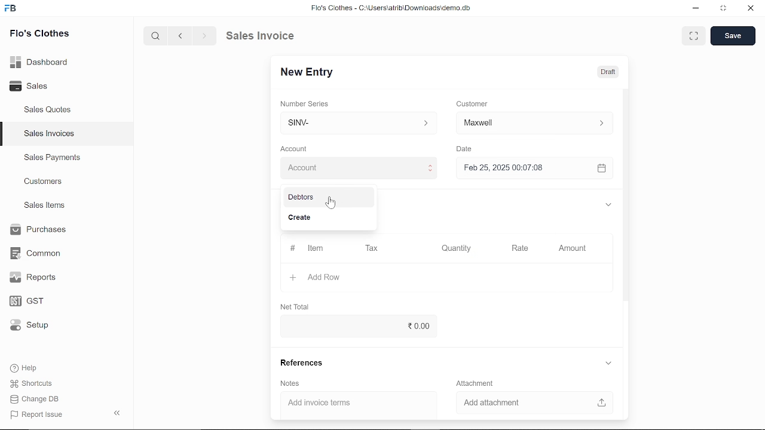 The image size is (765, 430). Describe the element at coordinates (49, 111) in the screenshot. I see `Sales Quotes` at that location.